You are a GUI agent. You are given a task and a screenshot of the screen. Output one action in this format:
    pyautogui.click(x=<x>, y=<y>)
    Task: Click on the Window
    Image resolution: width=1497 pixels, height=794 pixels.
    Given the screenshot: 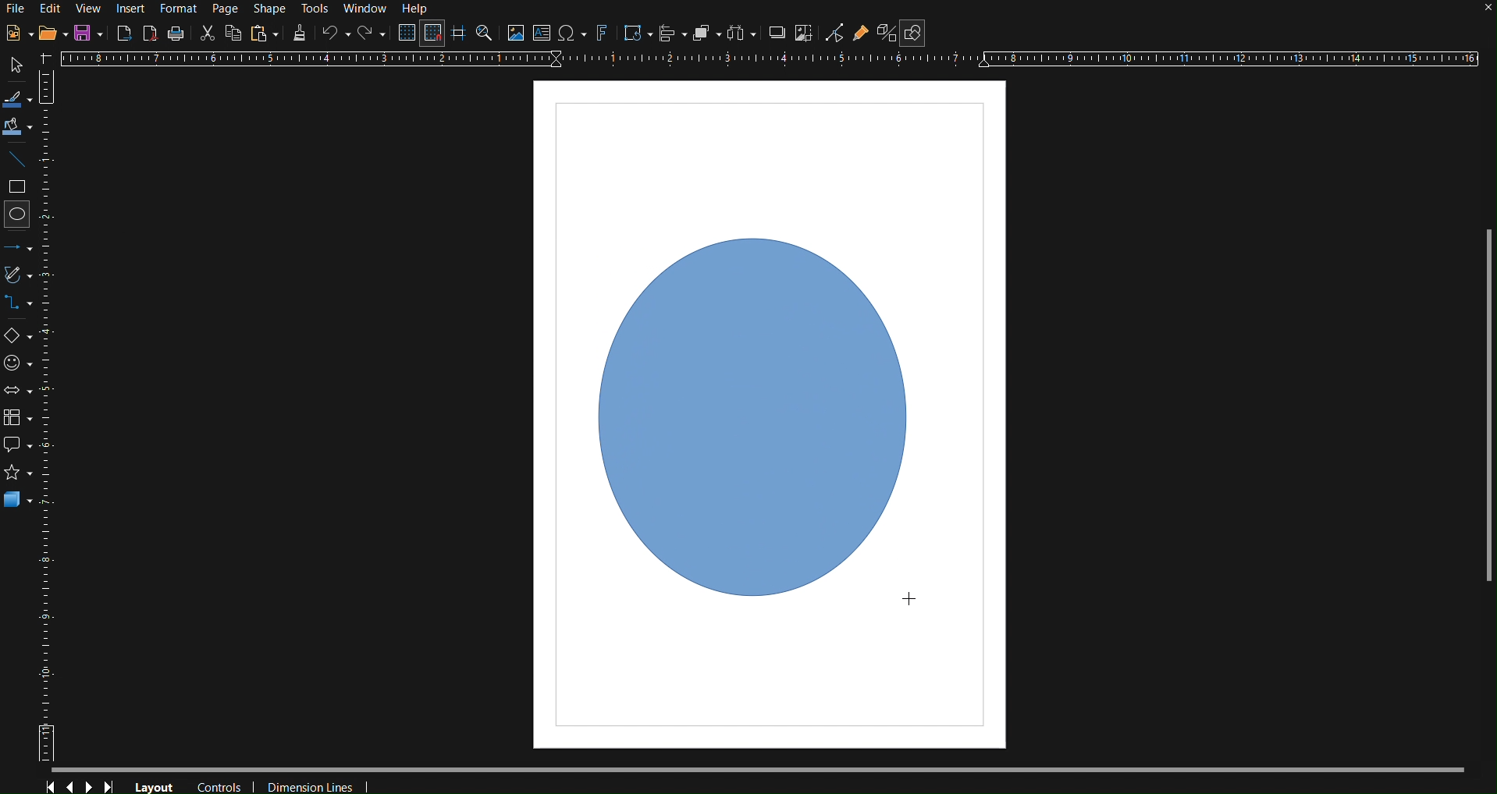 What is the action you would take?
    pyautogui.click(x=368, y=10)
    